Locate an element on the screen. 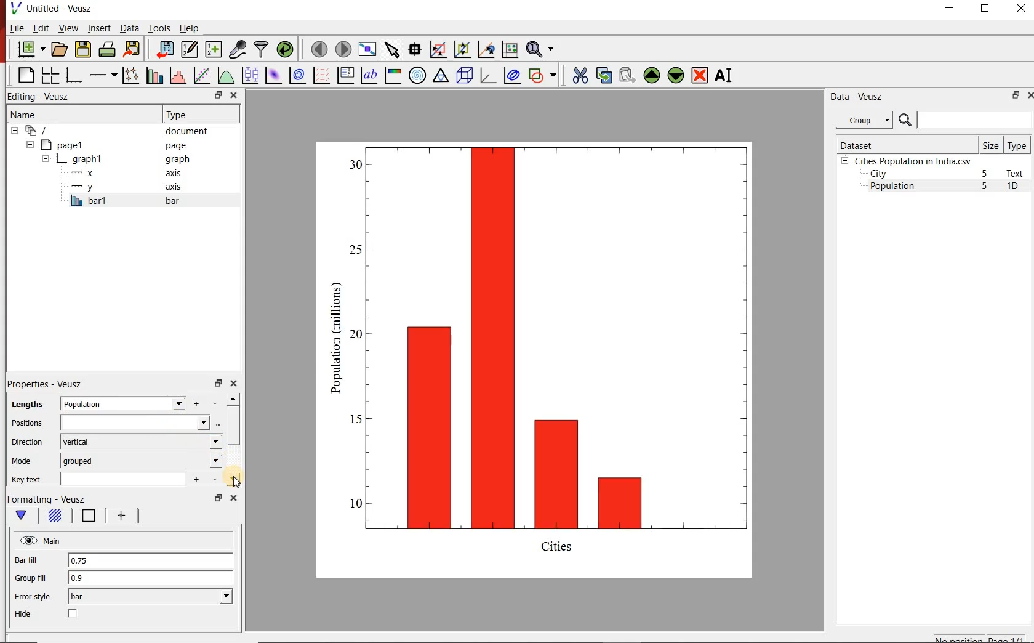  Ternary graph is located at coordinates (441, 76).